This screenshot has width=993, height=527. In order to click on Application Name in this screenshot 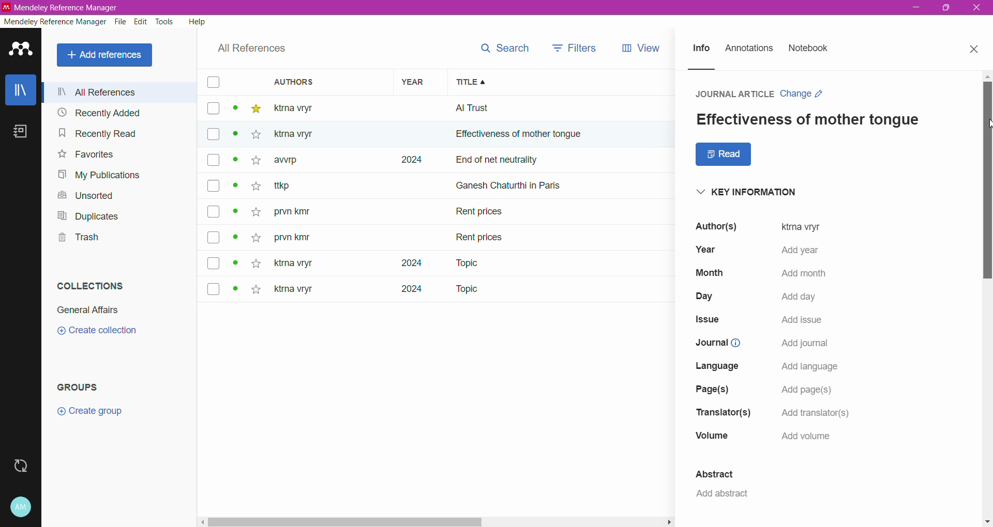, I will do `click(70, 7)`.